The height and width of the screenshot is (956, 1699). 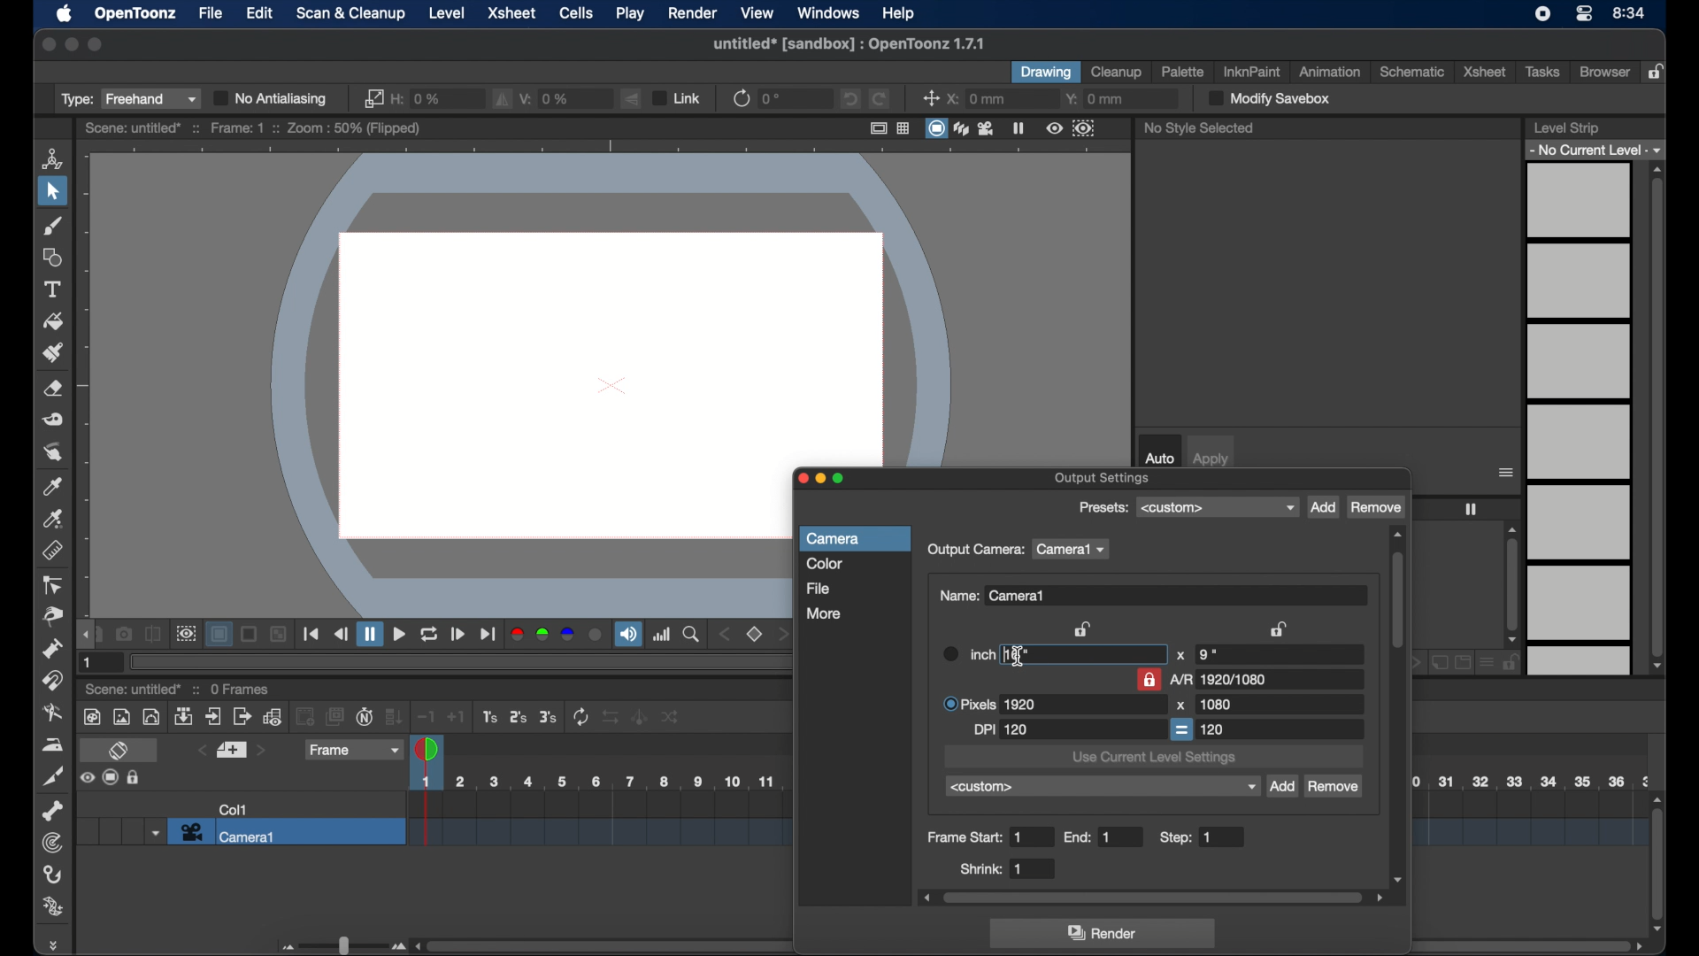 What do you see at coordinates (1190, 837) in the screenshot?
I see `step` at bounding box center [1190, 837].